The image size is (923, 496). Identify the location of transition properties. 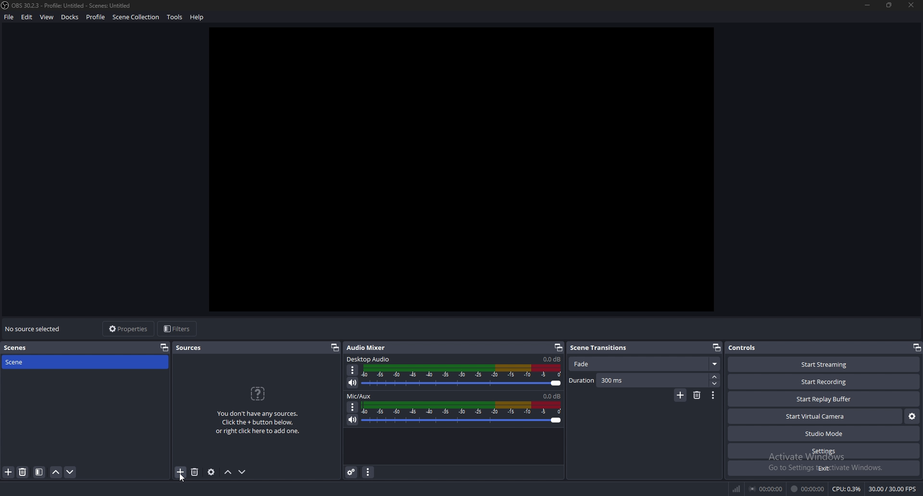
(713, 396).